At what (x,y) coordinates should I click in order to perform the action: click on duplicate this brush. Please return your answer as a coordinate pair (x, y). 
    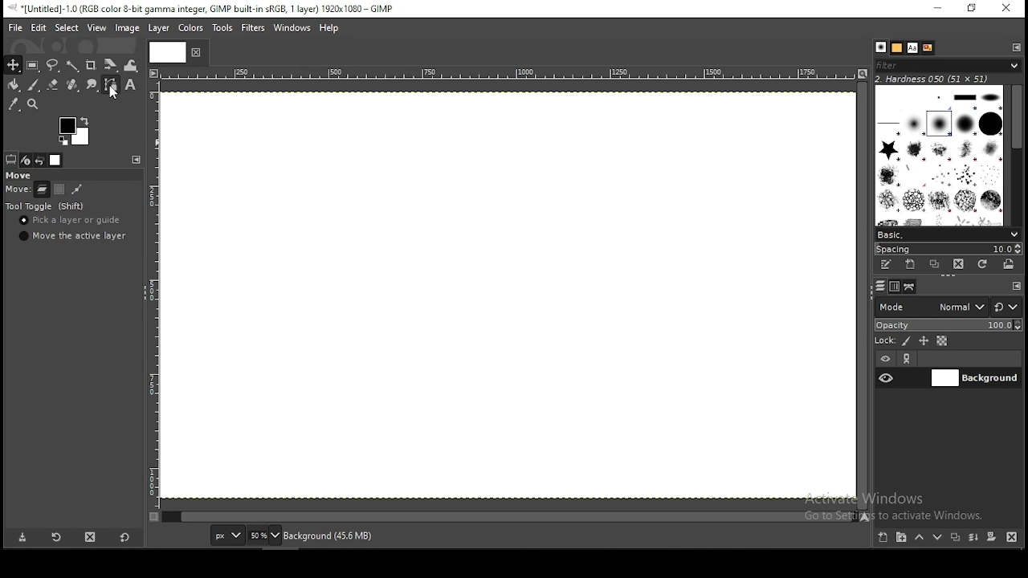
    Looking at the image, I should click on (935, 264).